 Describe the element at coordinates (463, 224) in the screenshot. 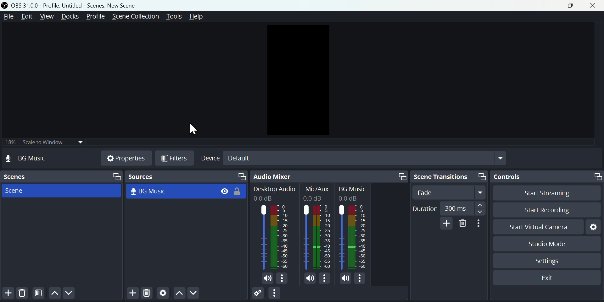

I see `Delete` at that location.